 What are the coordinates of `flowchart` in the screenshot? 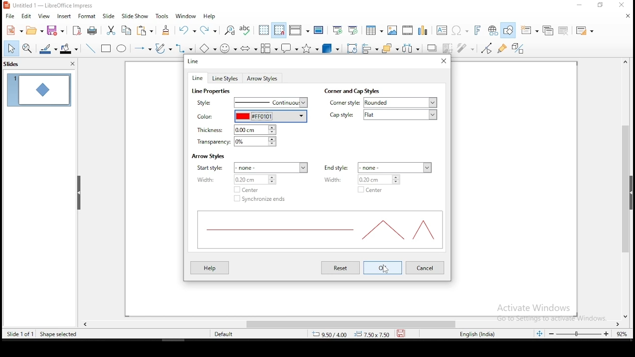 It's located at (269, 48).